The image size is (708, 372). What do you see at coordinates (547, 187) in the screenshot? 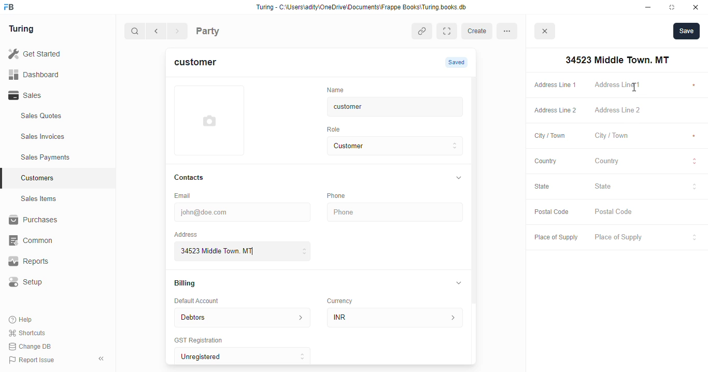
I see `State` at bounding box center [547, 187].